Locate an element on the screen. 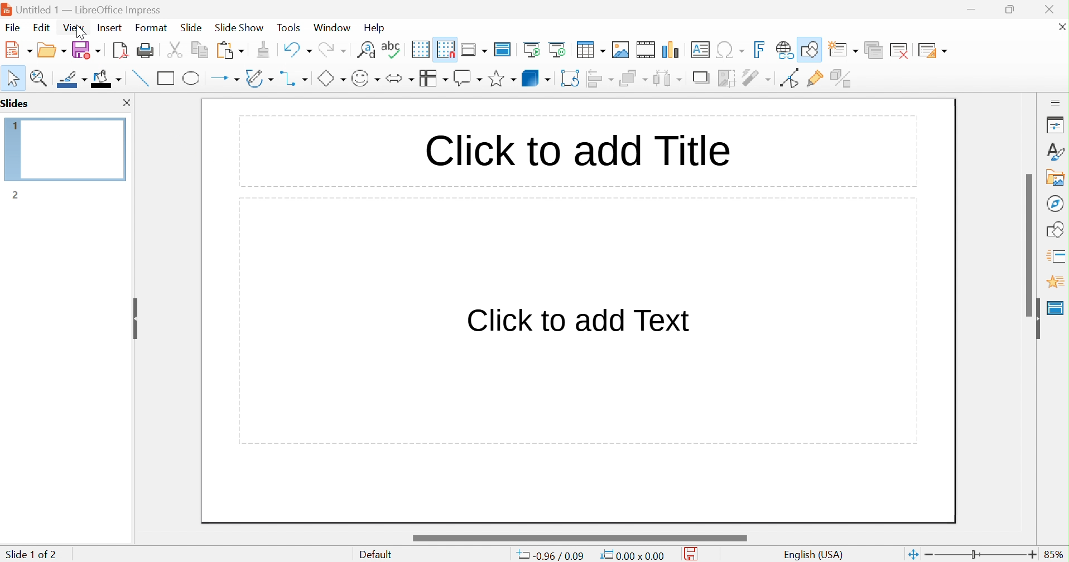 The image size is (1069, 562). shapes is located at coordinates (1057, 228).